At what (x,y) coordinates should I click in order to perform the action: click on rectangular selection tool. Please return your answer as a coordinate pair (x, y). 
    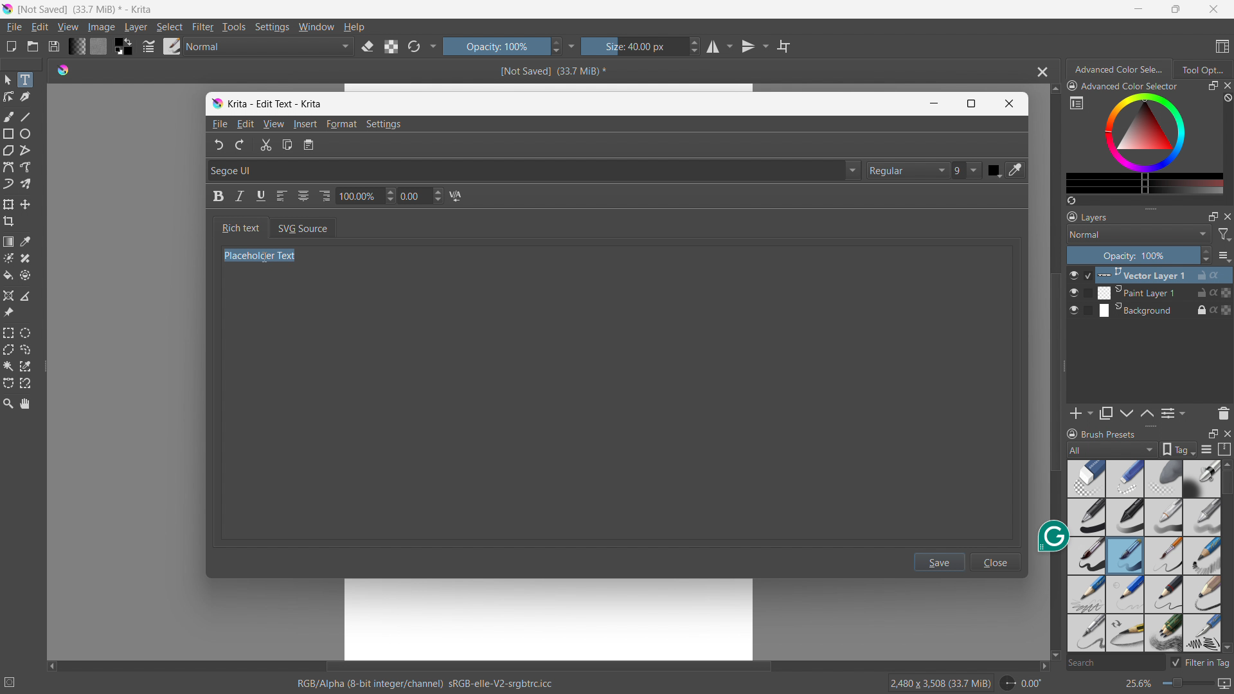
    Looking at the image, I should click on (8, 333).